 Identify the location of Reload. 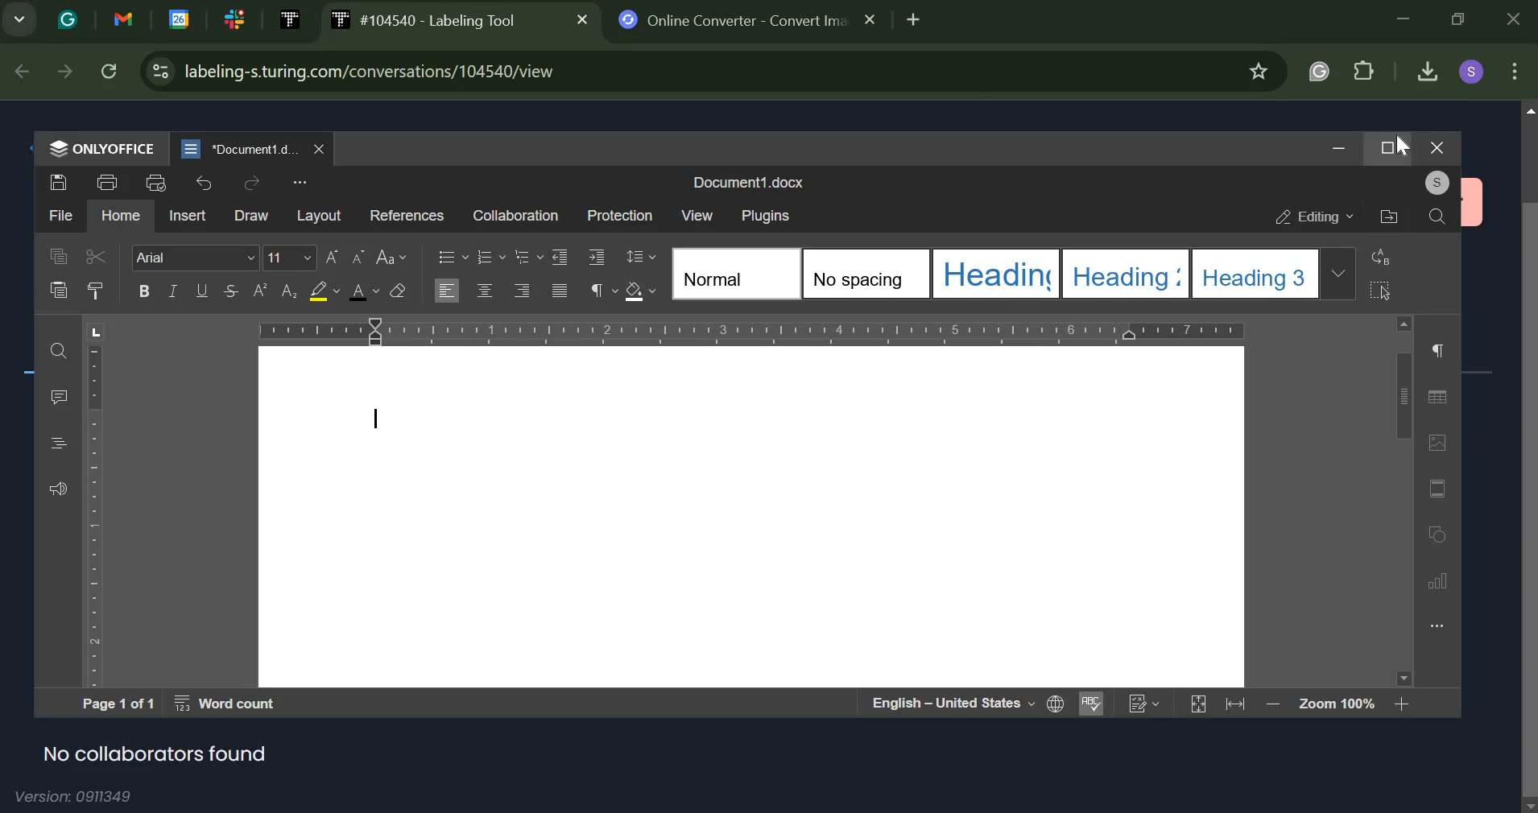
(110, 72).